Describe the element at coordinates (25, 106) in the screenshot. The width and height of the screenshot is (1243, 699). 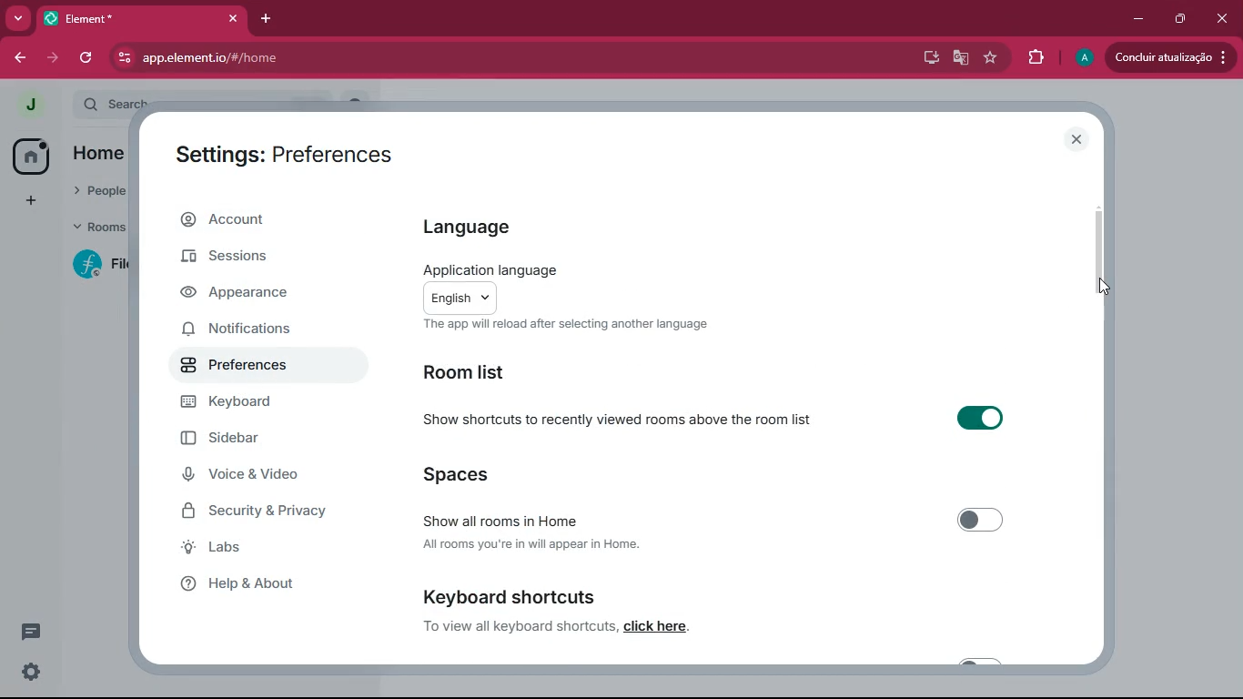
I see `profile picture` at that location.